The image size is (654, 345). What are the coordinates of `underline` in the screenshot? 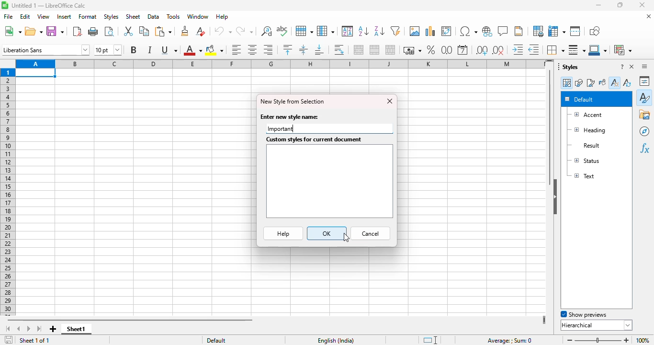 It's located at (169, 50).